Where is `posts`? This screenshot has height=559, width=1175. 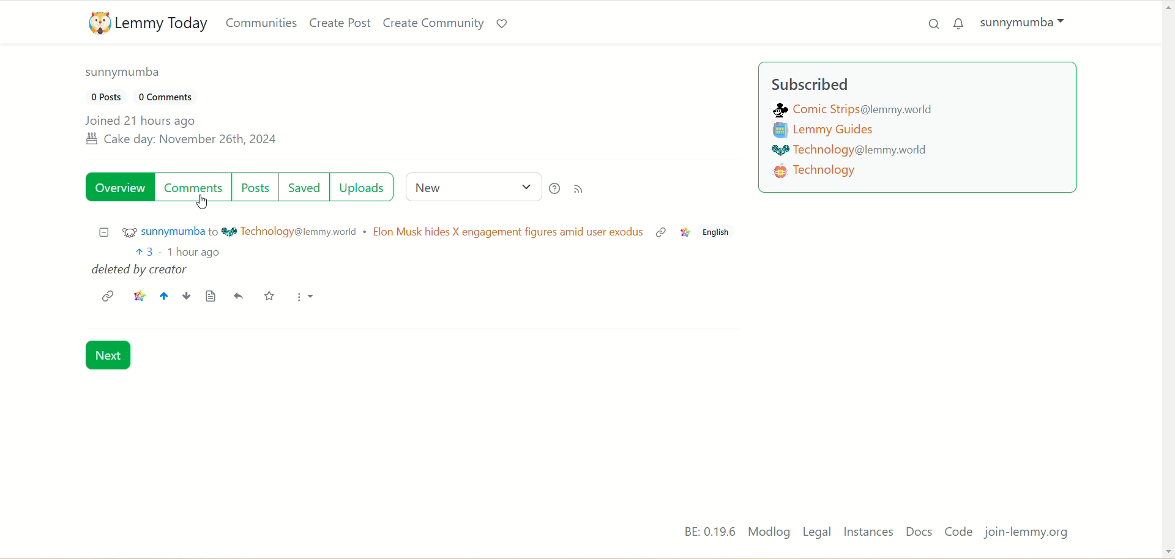 posts is located at coordinates (258, 186).